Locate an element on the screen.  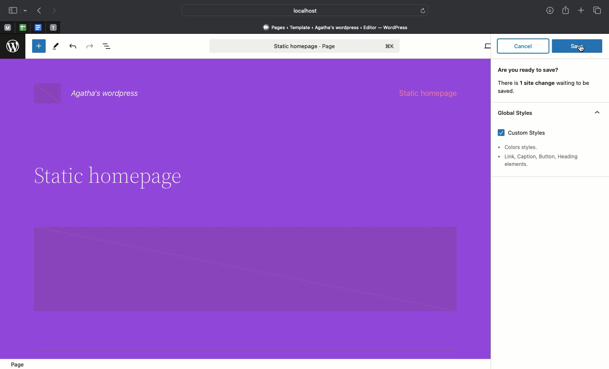
Global styles is located at coordinates (548, 114).